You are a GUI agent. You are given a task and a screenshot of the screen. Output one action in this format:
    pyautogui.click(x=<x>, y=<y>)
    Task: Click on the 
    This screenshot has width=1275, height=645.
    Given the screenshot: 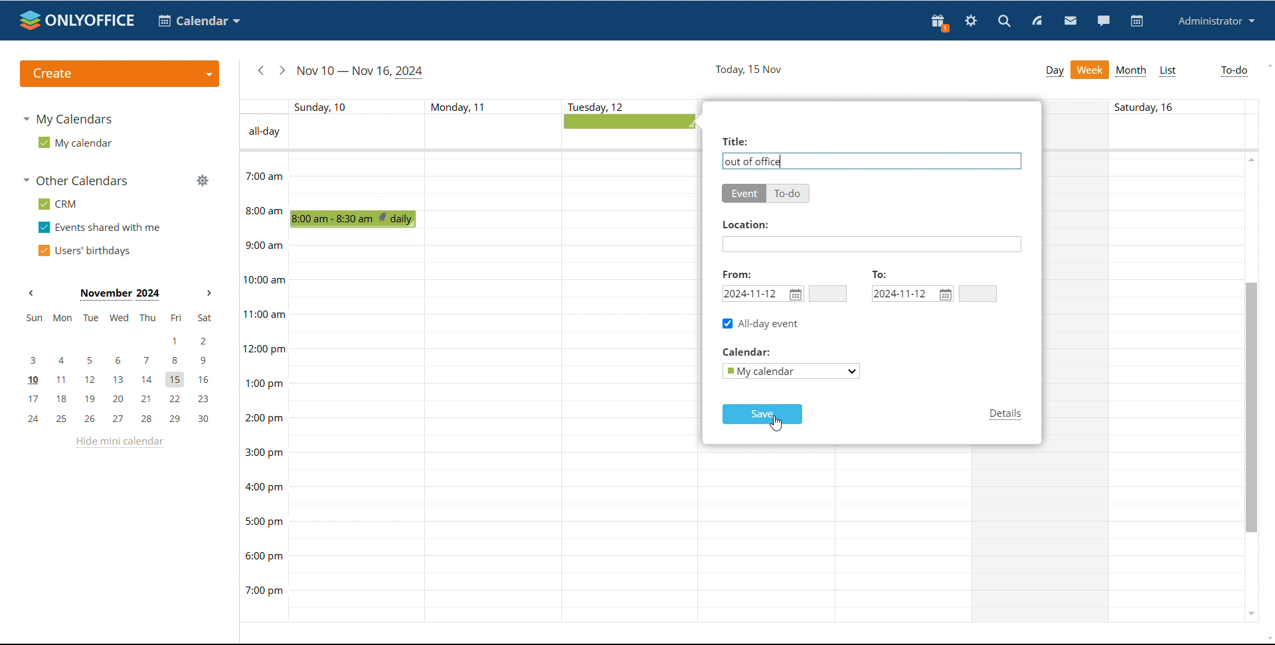 What is the action you would take?
    pyautogui.click(x=746, y=143)
    